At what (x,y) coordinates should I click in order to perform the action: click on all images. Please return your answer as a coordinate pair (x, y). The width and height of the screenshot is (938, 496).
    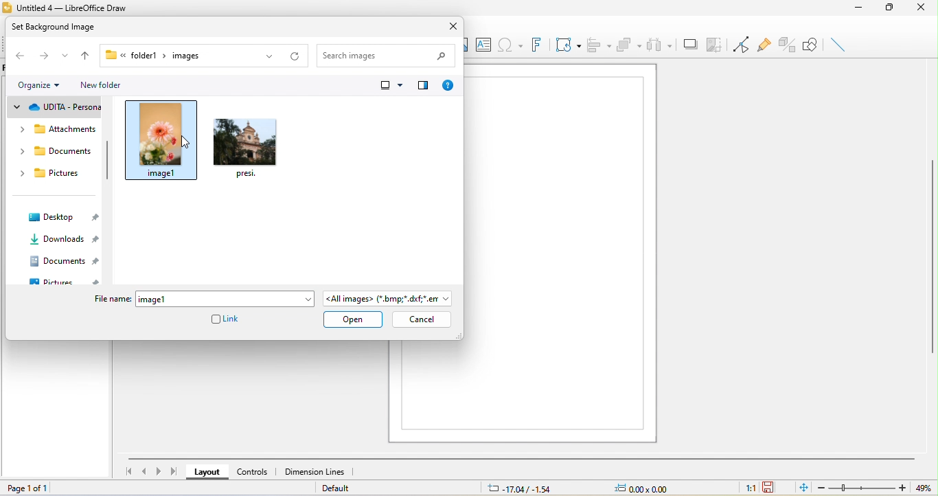
    Looking at the image, I should click on (389, 297).